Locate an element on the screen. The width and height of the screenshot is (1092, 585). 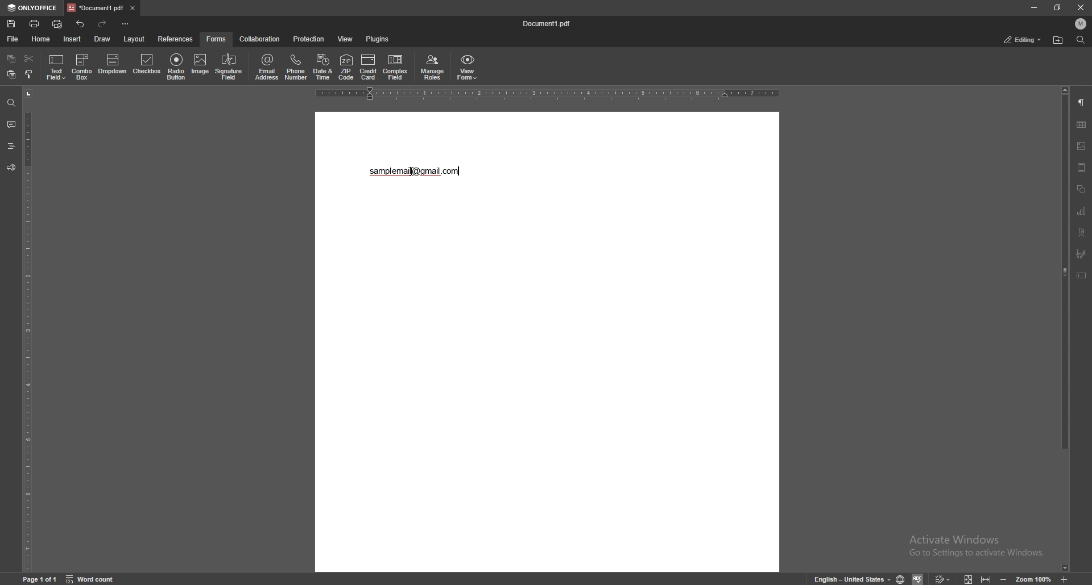
change doc language is located at coordinates (902, 579).